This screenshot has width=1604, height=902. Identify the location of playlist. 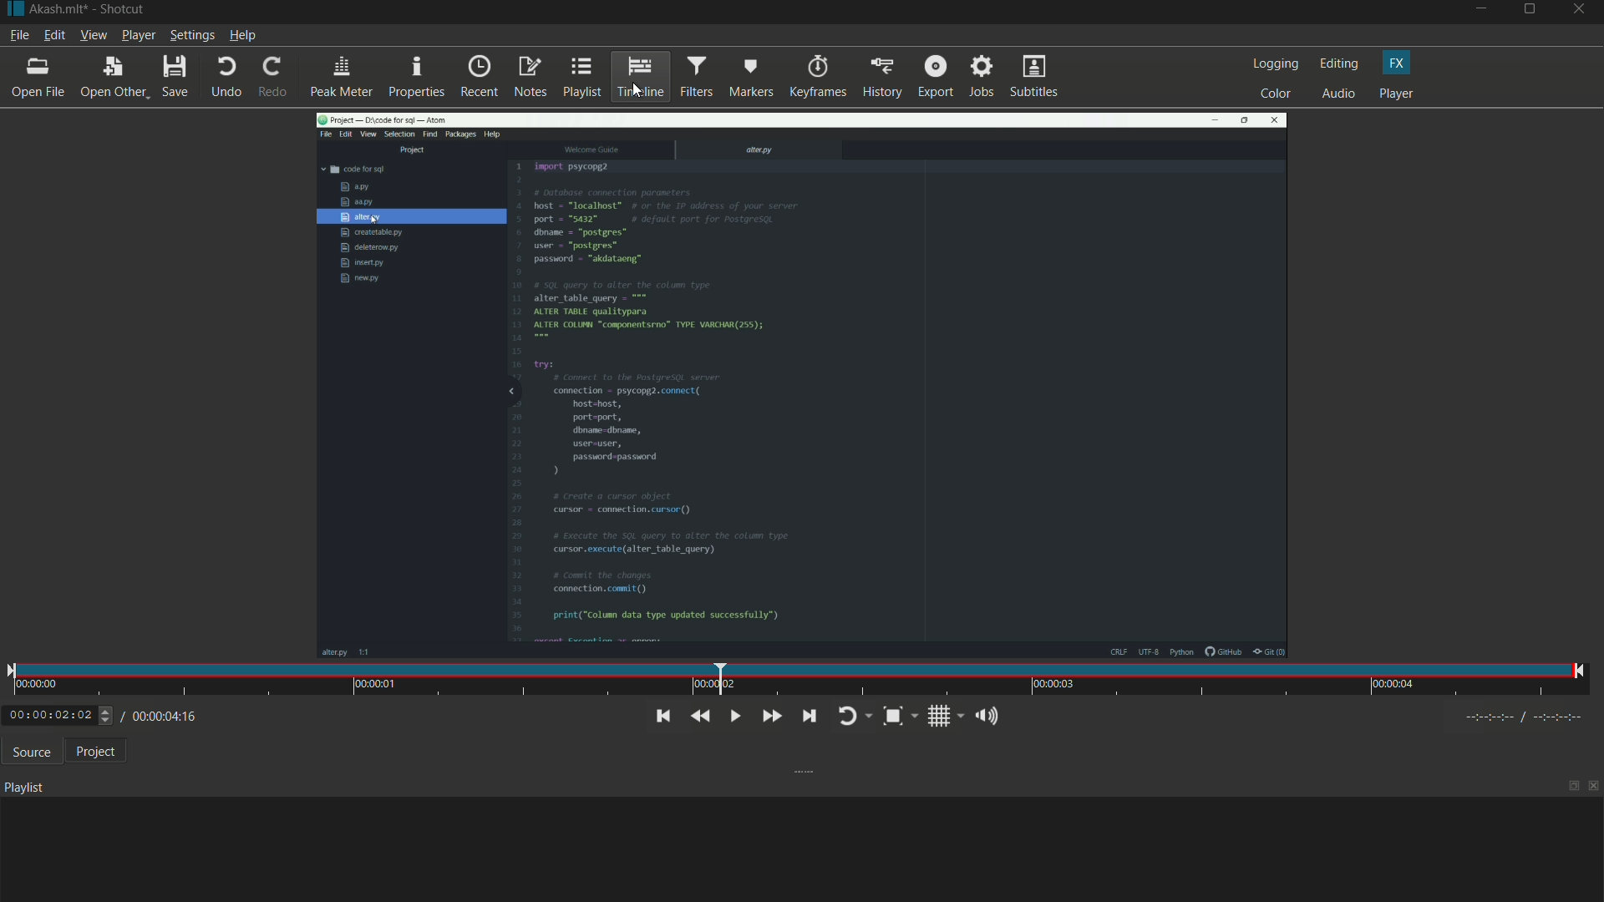
(581, 78).